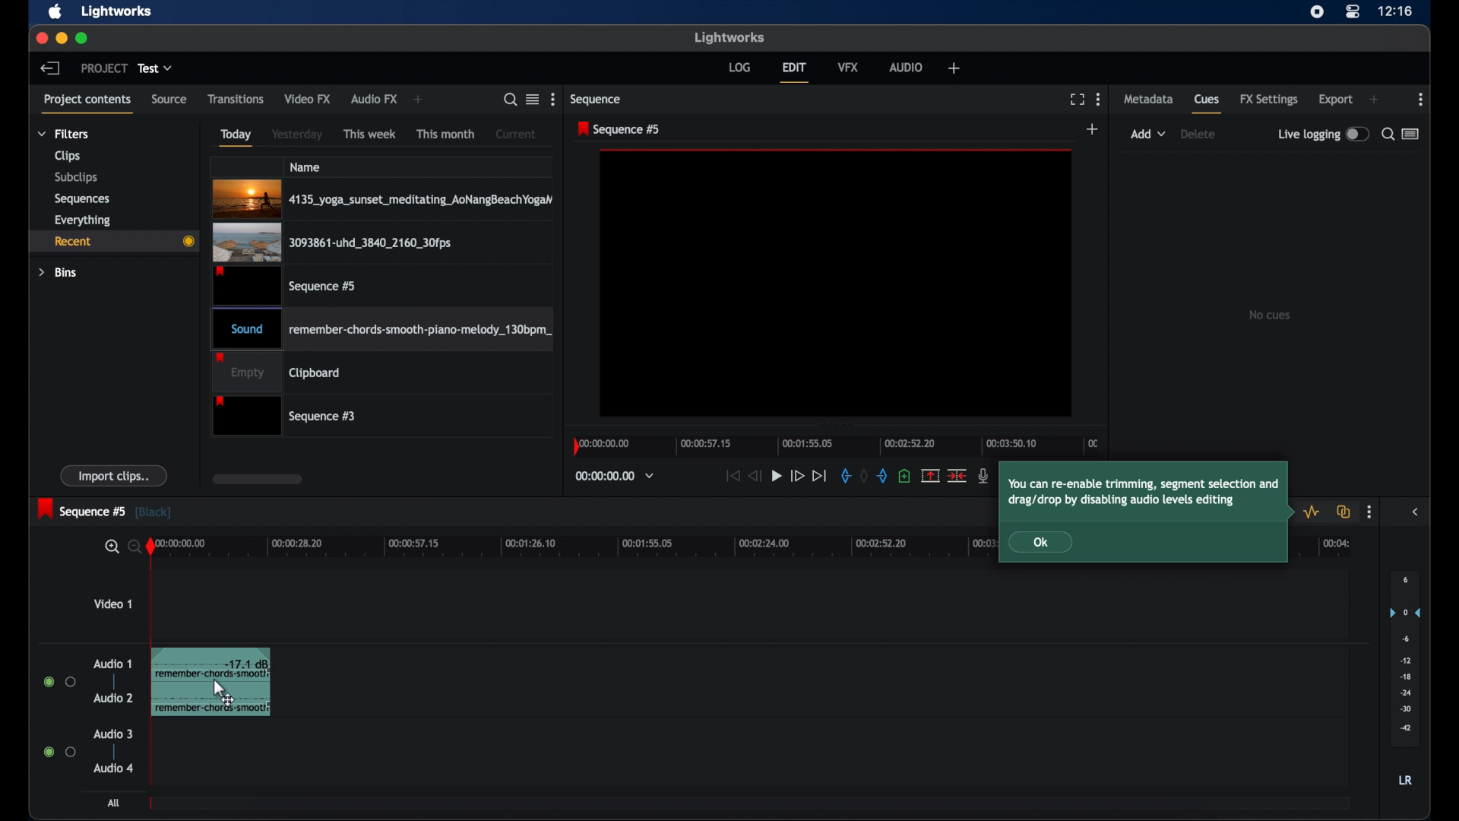  Describe the element at coordinates (1416, 511) in the screenshot. I see `sidebar` at that location.